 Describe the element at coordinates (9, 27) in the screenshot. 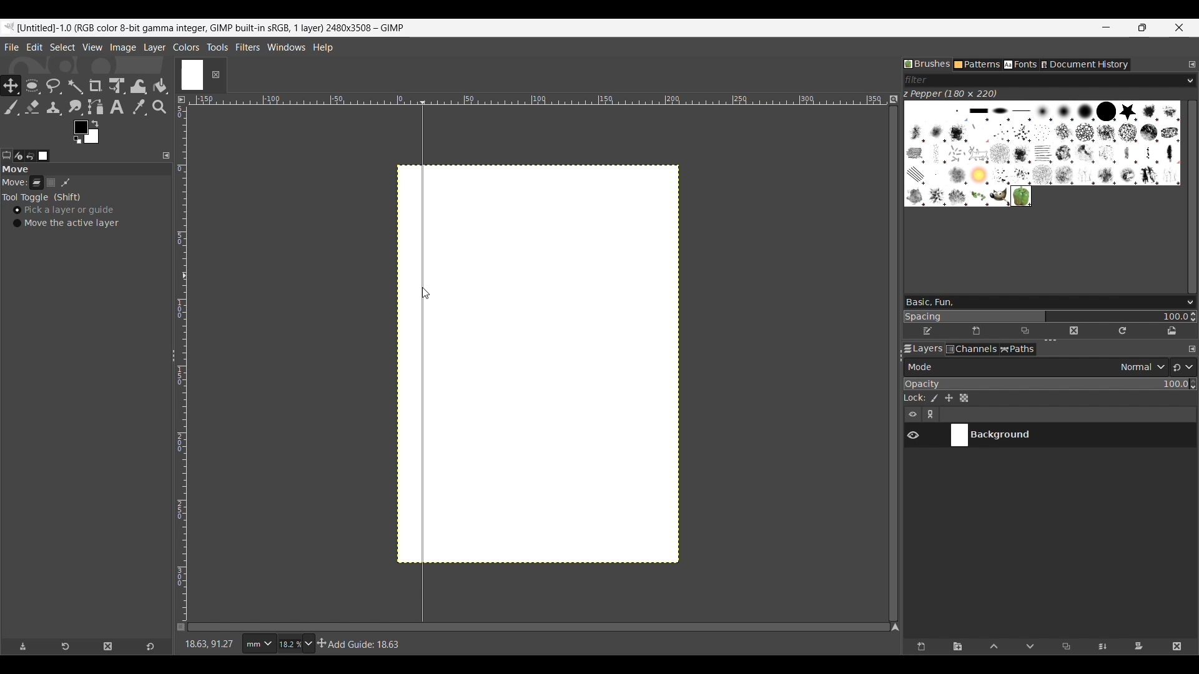

I see `Software logo` at that location.